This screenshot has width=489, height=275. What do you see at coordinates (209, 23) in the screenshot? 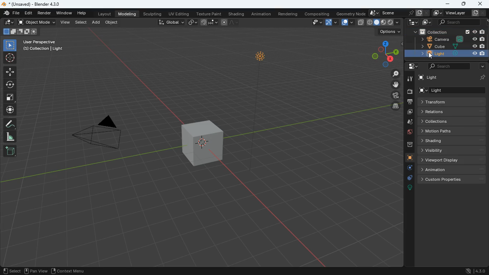
I see `join` at bounding box center [209, 23].